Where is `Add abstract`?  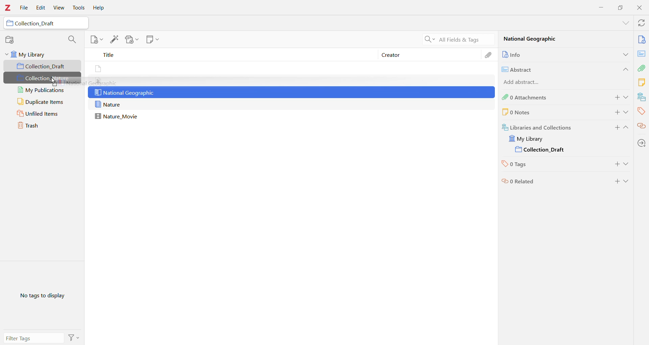 Add abstract is located at coordinates (530, 83).